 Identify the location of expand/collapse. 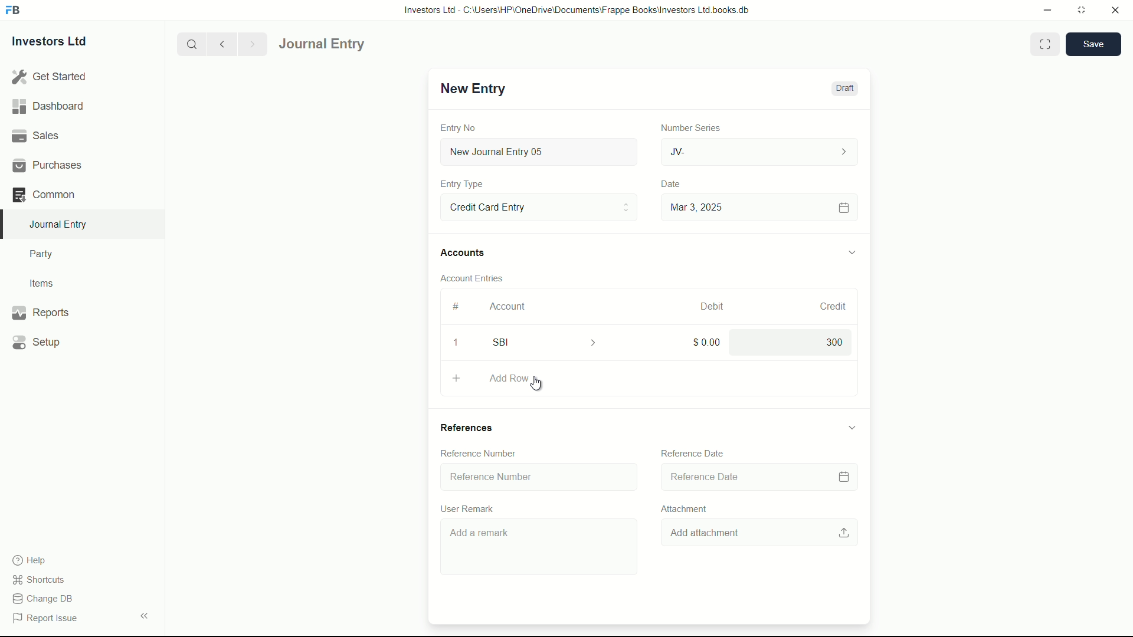
(851, 251).